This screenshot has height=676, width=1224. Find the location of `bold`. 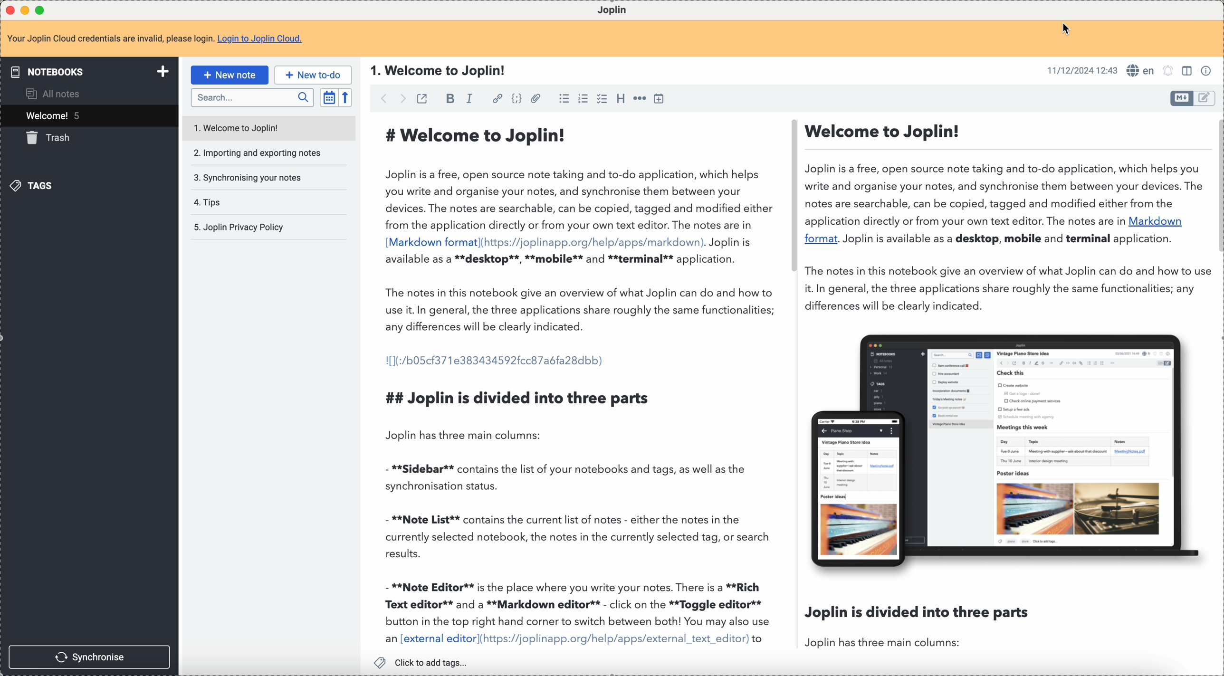

bold is located at coordinates (449, 97).